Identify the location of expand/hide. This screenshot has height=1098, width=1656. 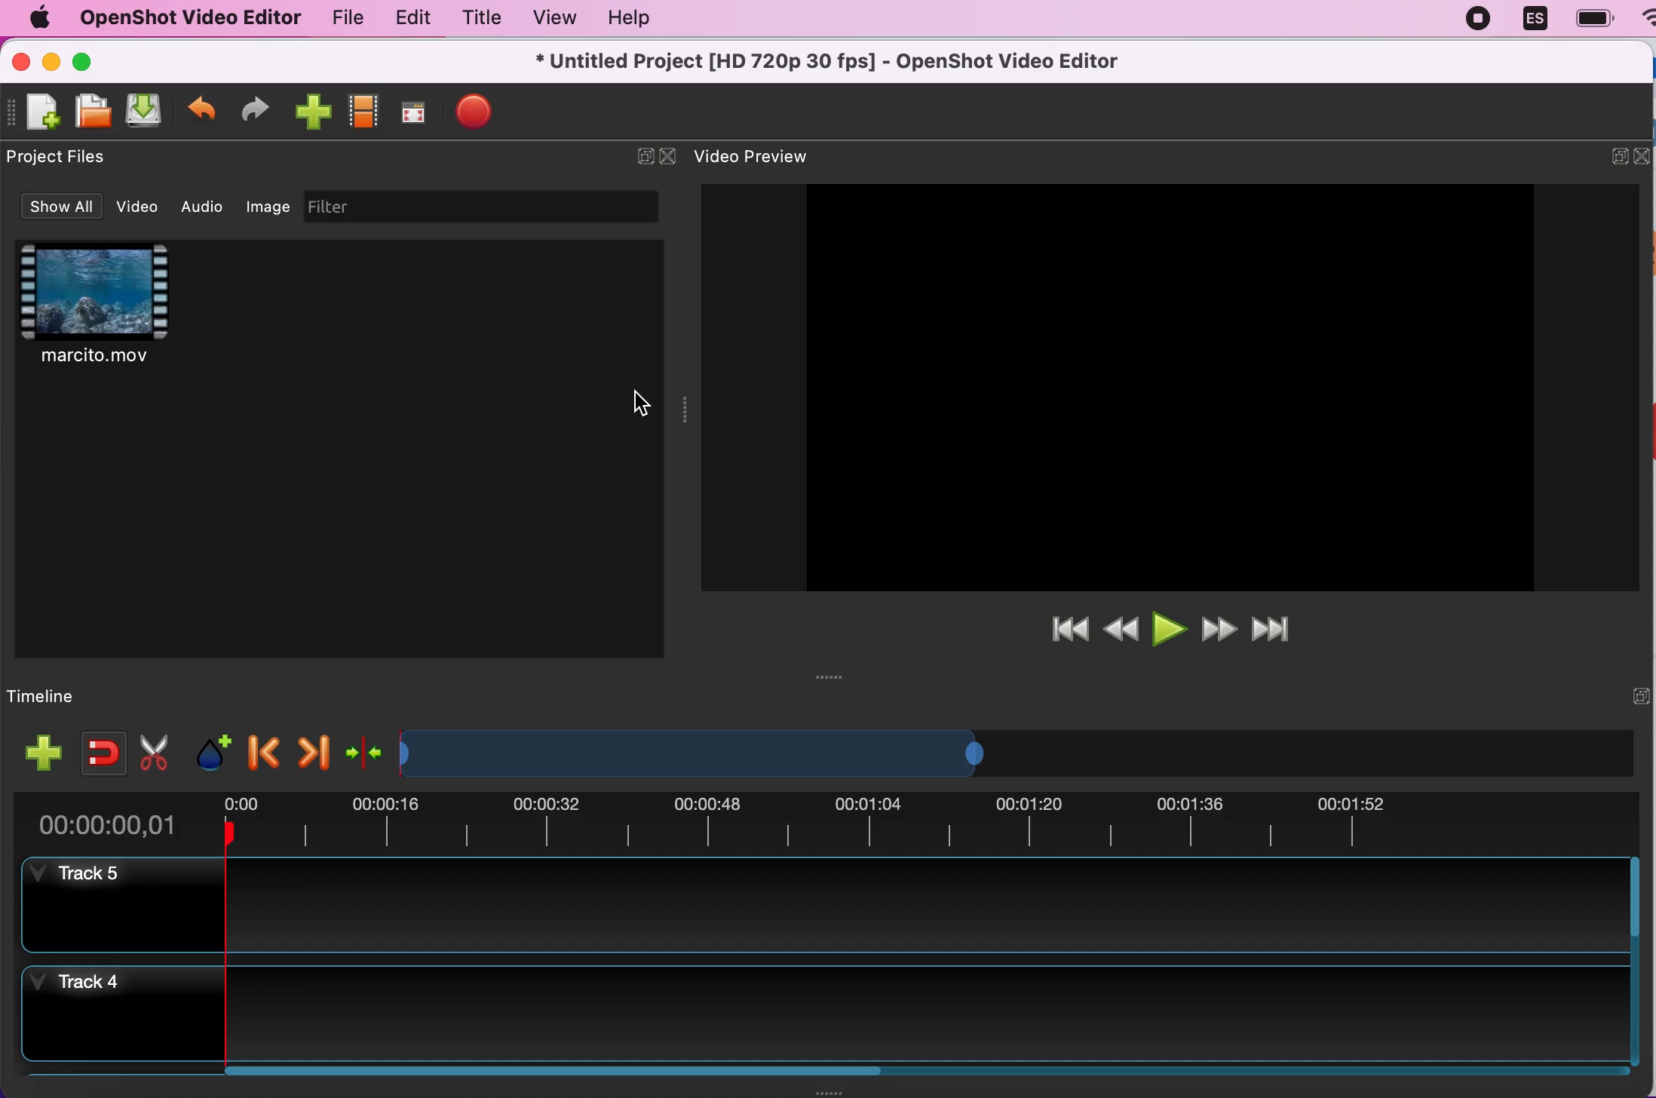
(641, 155).